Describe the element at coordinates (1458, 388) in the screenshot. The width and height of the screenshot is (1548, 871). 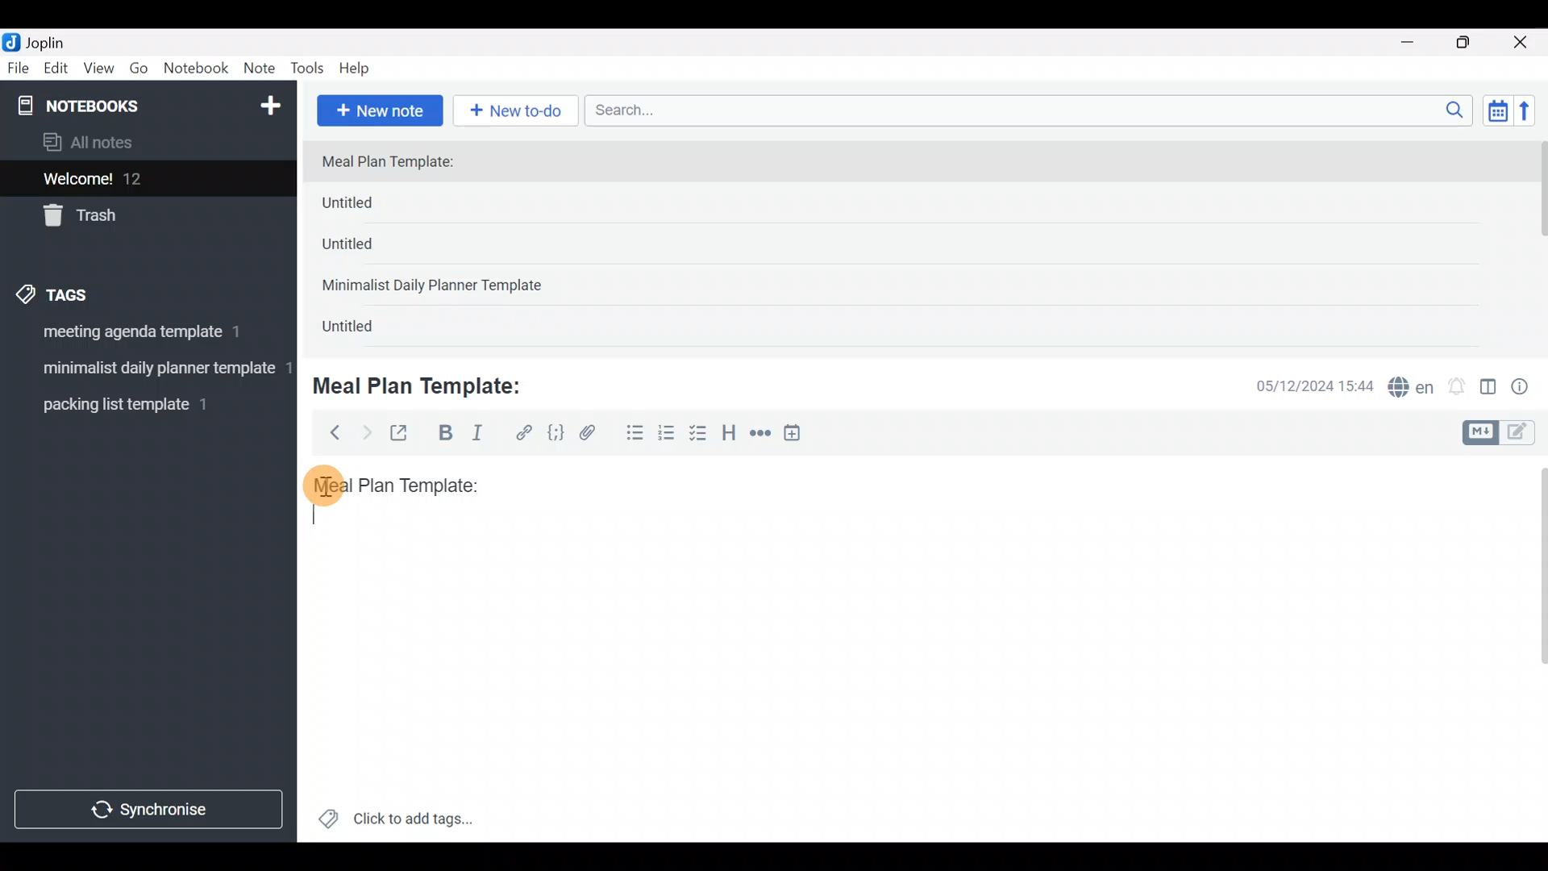
I see `Set alarm` at that location.